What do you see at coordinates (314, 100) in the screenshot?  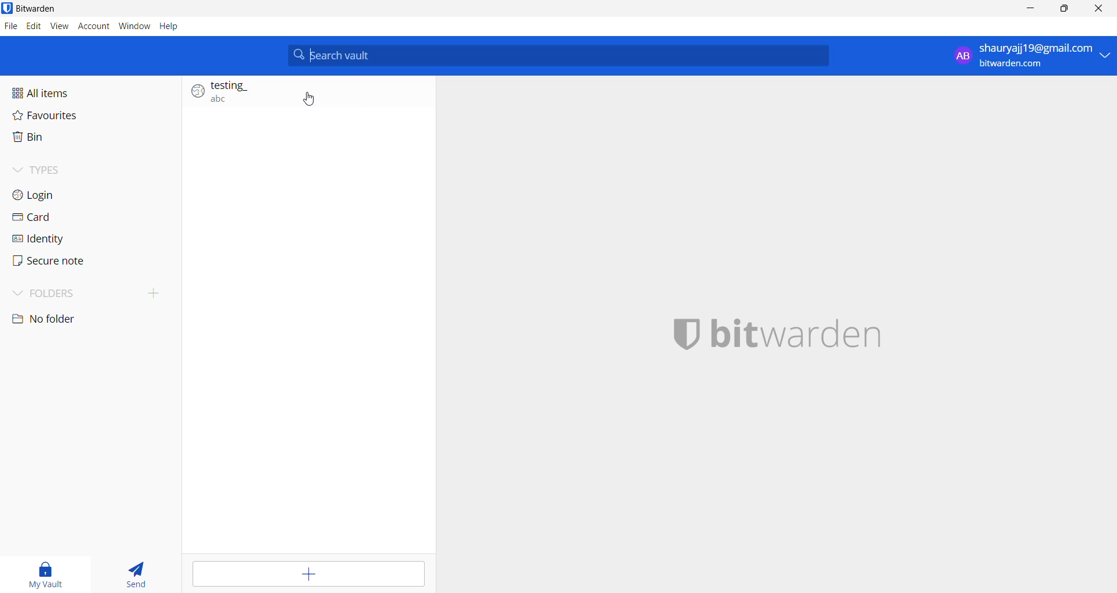 I see `Cursor` at bounding box center [314, 100].